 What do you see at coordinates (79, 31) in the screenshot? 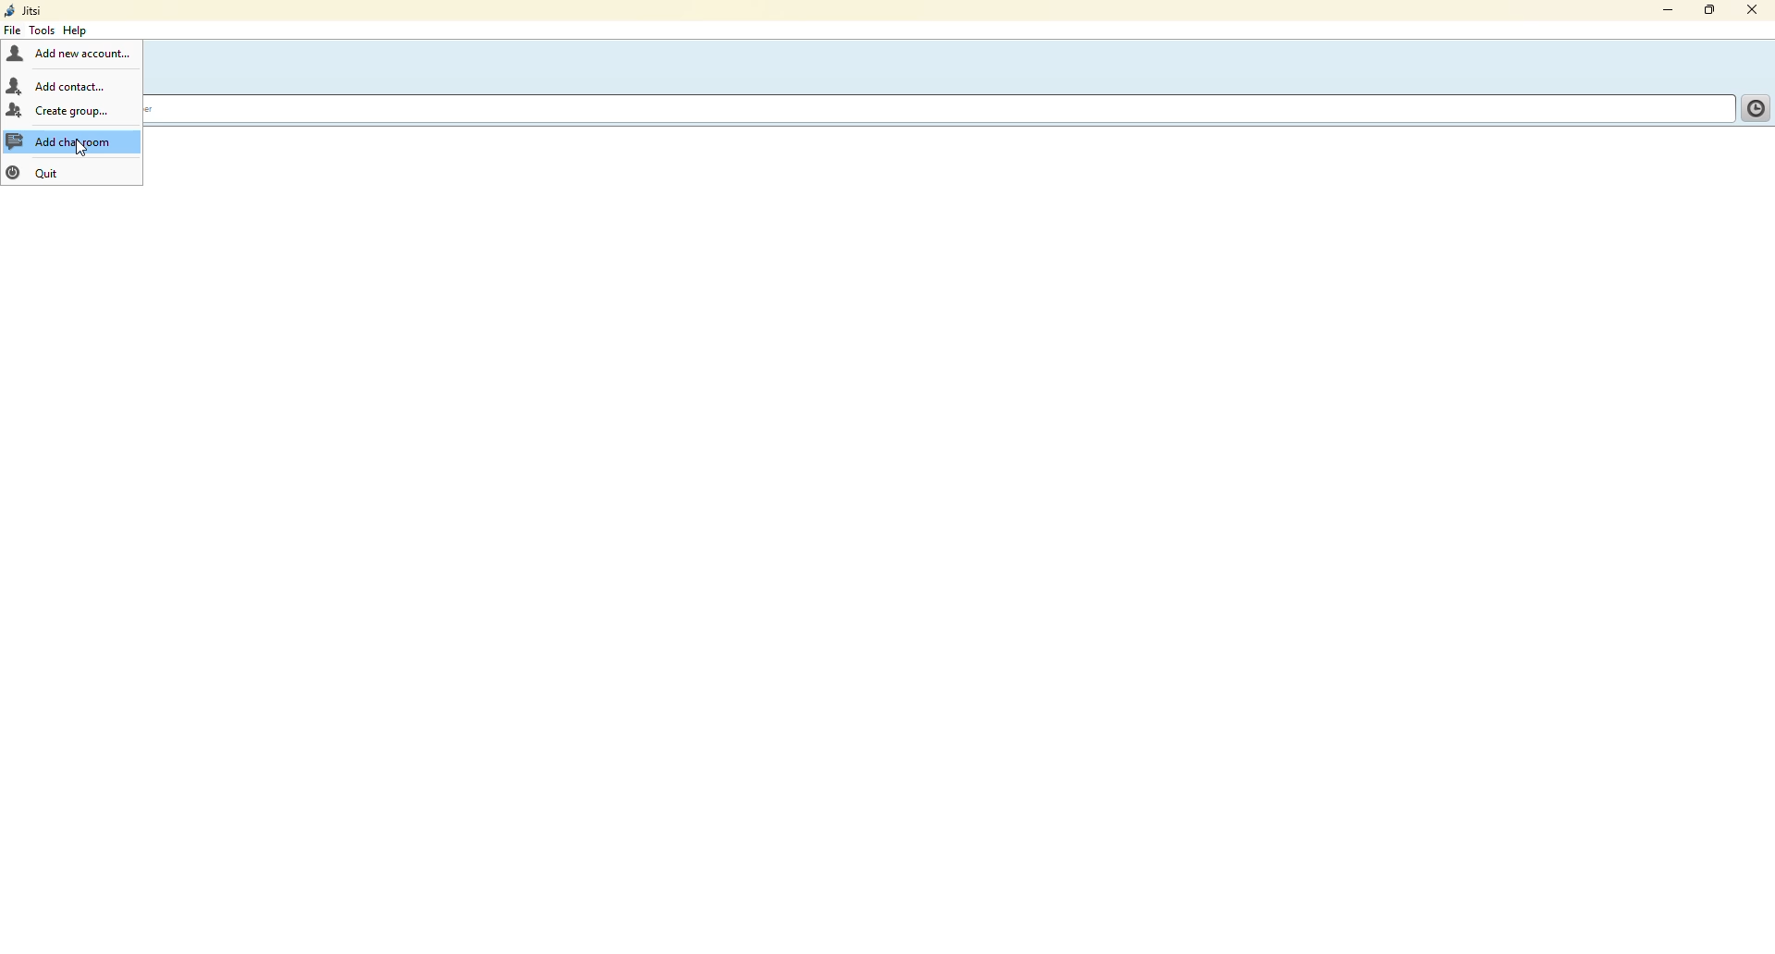
I see `help` at bounding box center [79, 31].